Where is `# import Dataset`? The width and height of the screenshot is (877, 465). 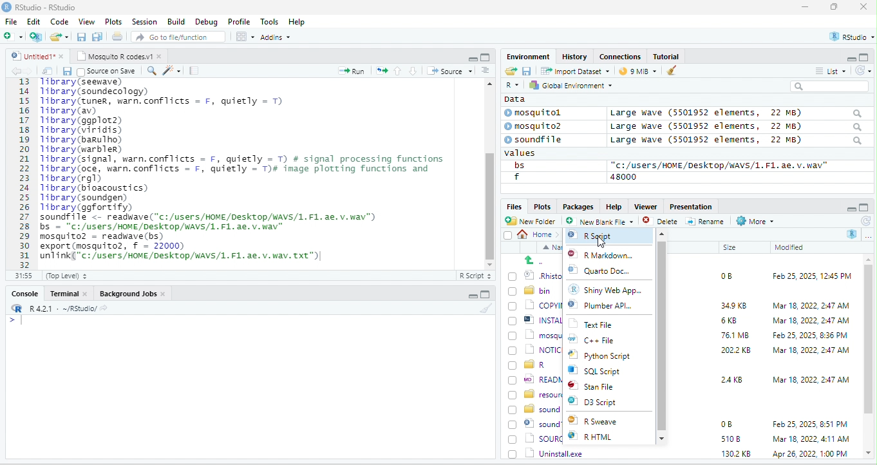
# import Dataset is located at coordinates (574, 70).